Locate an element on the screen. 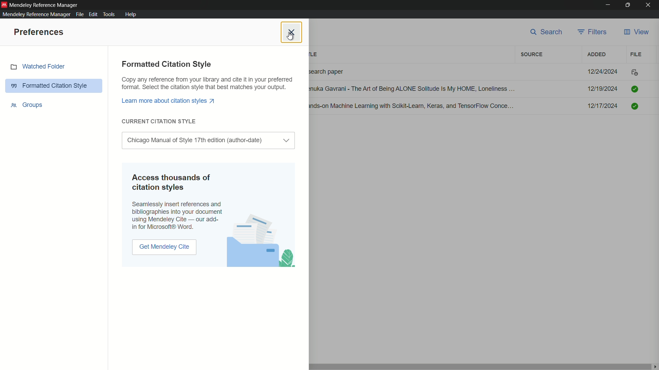 This screenshot has height=370, width=659. mendeley reference manager is located at coordinates (35, 14).